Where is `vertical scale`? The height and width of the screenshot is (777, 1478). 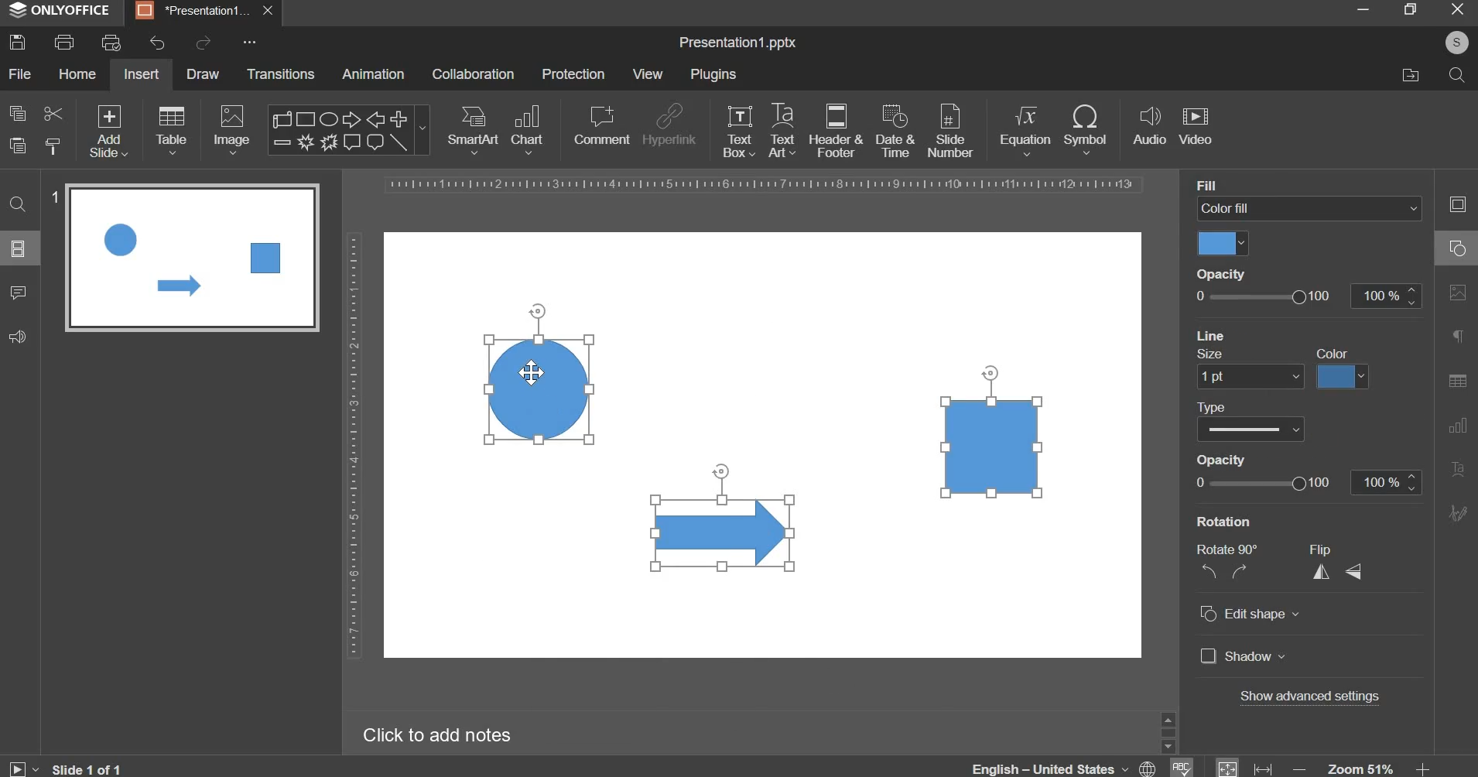
vertical scale is located at coordinates (353, 445).